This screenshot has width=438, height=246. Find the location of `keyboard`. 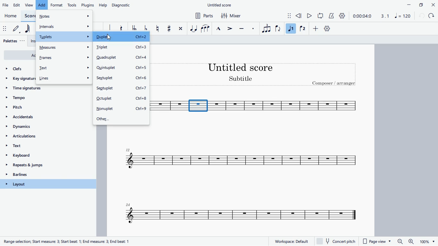

keyboard is located at coordinates (45, 156).